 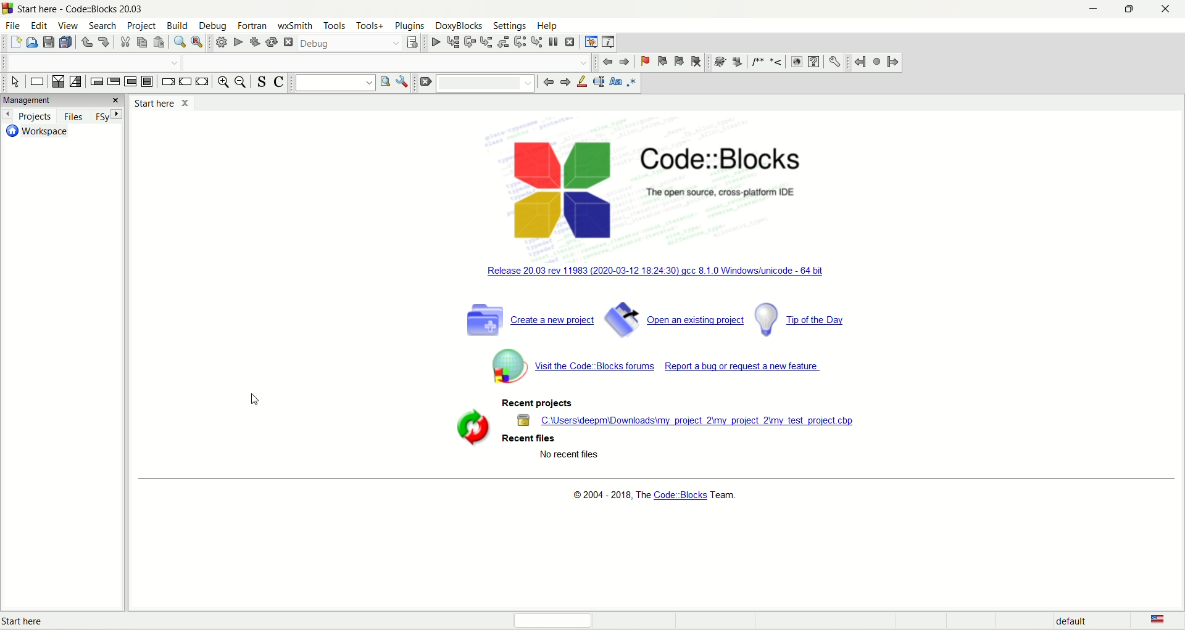 What do you see at coordinates (747, 370) in the screenshot?
I see `report a bug` at bounding box center [747, 370].